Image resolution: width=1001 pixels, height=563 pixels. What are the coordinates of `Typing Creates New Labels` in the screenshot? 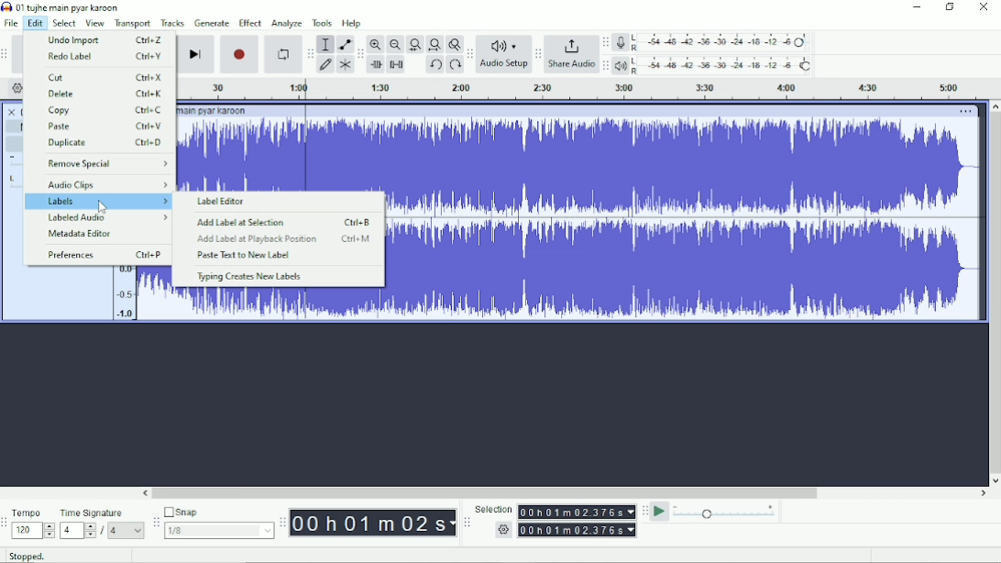 It's located at (249, 278).